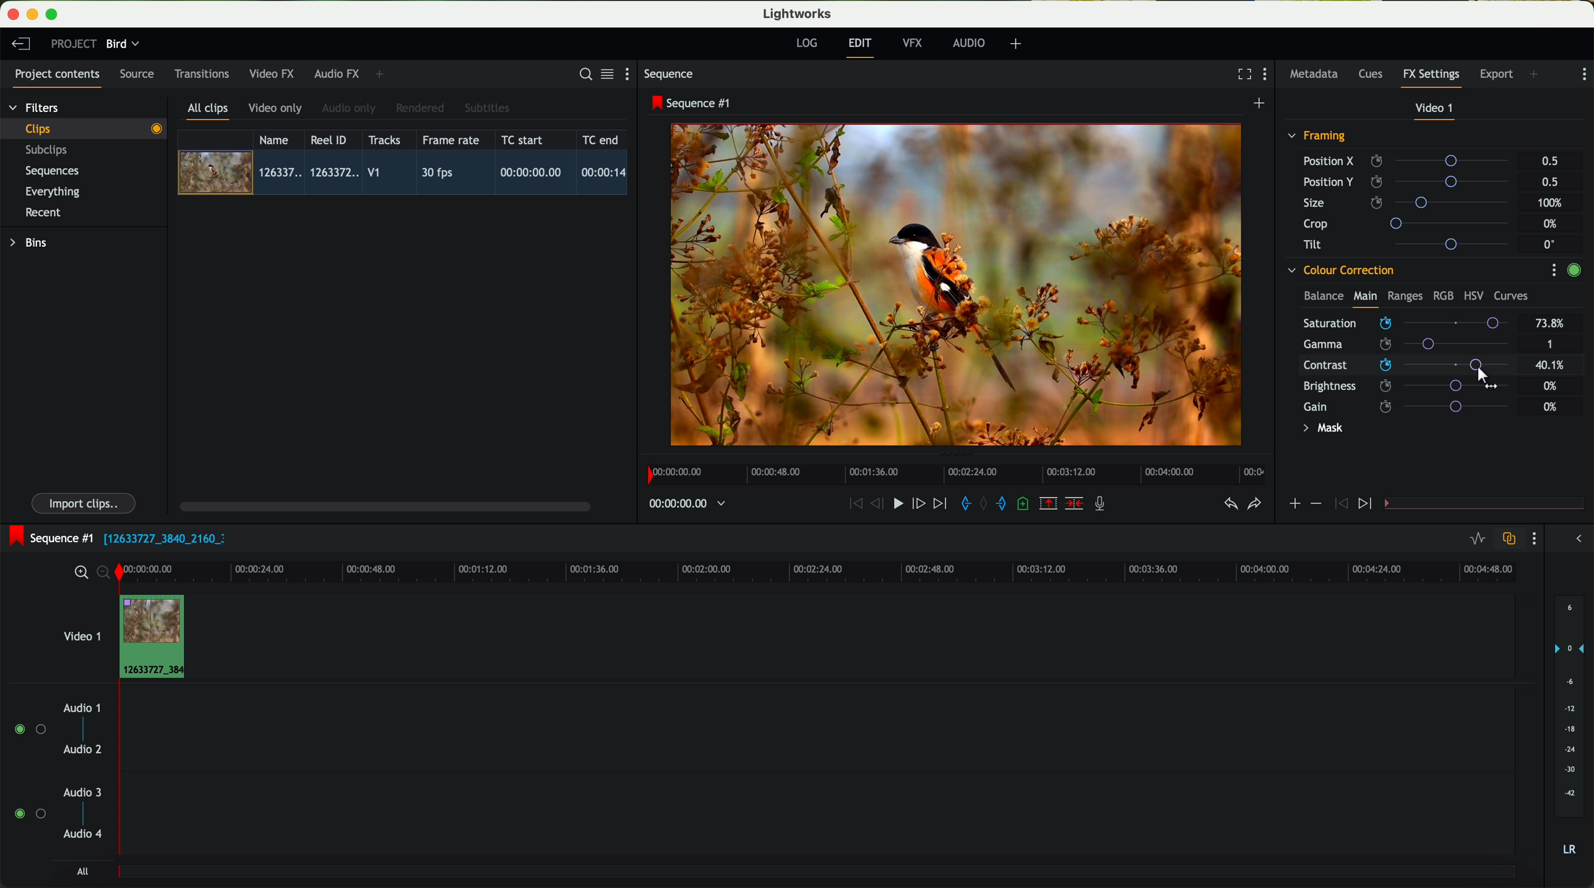 The image size is (1594, 888). Describe the element at coordinates (30, 243) in the screenshot. I see `bins` at that location.